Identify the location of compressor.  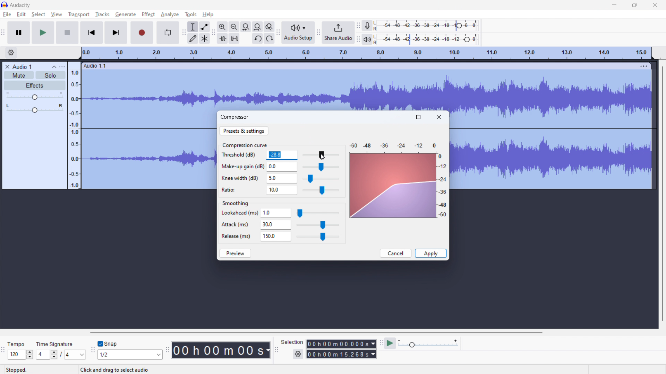
(235, 117).